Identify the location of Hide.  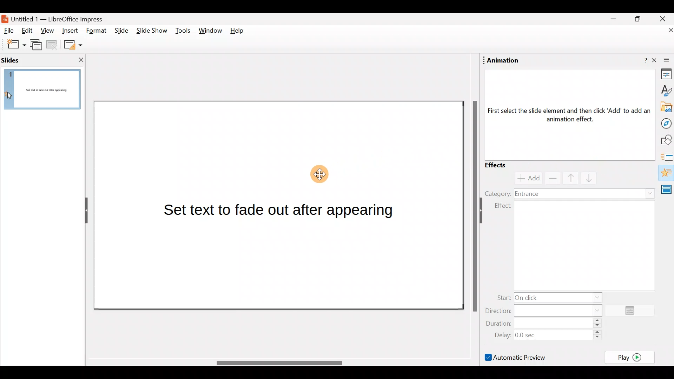
(84, 211).